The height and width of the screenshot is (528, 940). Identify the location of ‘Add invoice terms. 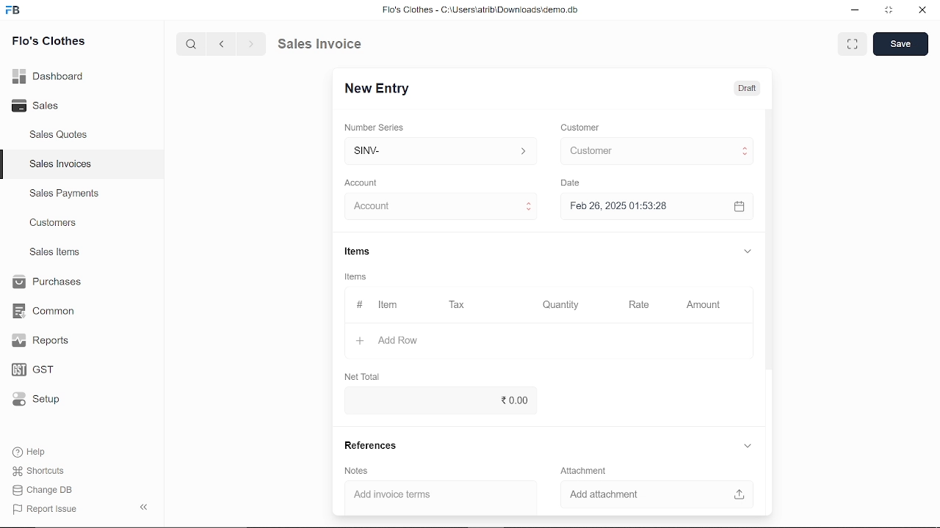
(429, 496).